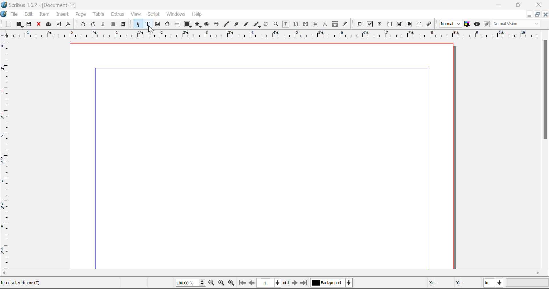 The width and height of the screenshot is (549, 289). What do you see at coordinates (468, 24) in the screenshot?
I see `Toggle Color Management` at bounding box center [468, 24].